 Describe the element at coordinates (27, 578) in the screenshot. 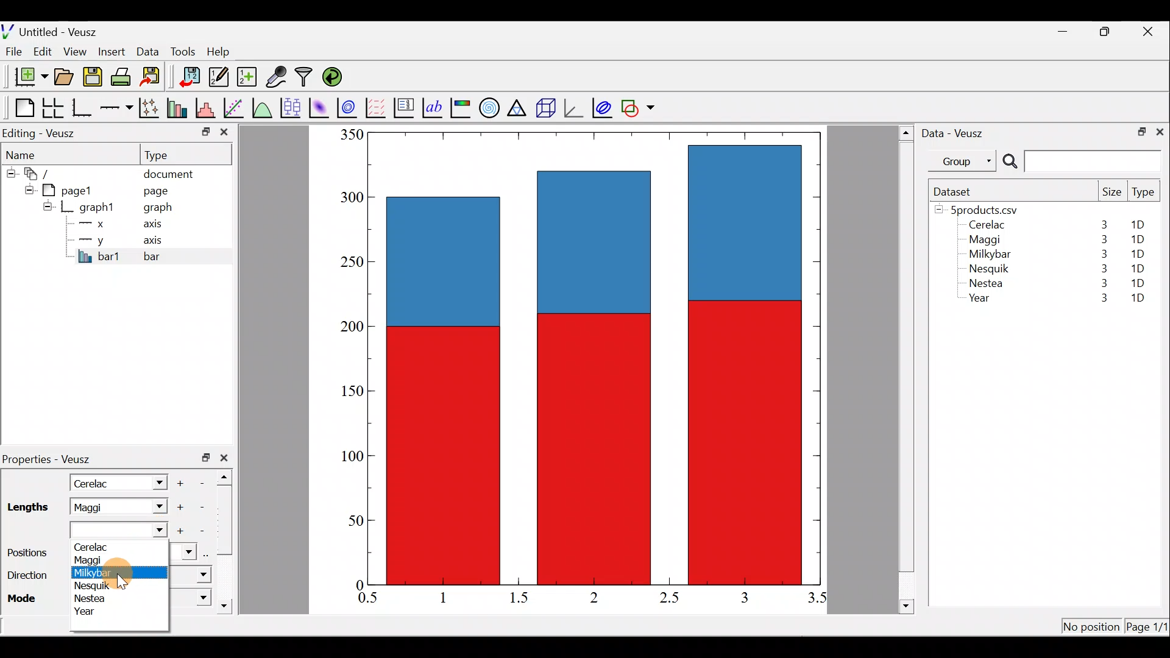

I see `Direction` at that location.